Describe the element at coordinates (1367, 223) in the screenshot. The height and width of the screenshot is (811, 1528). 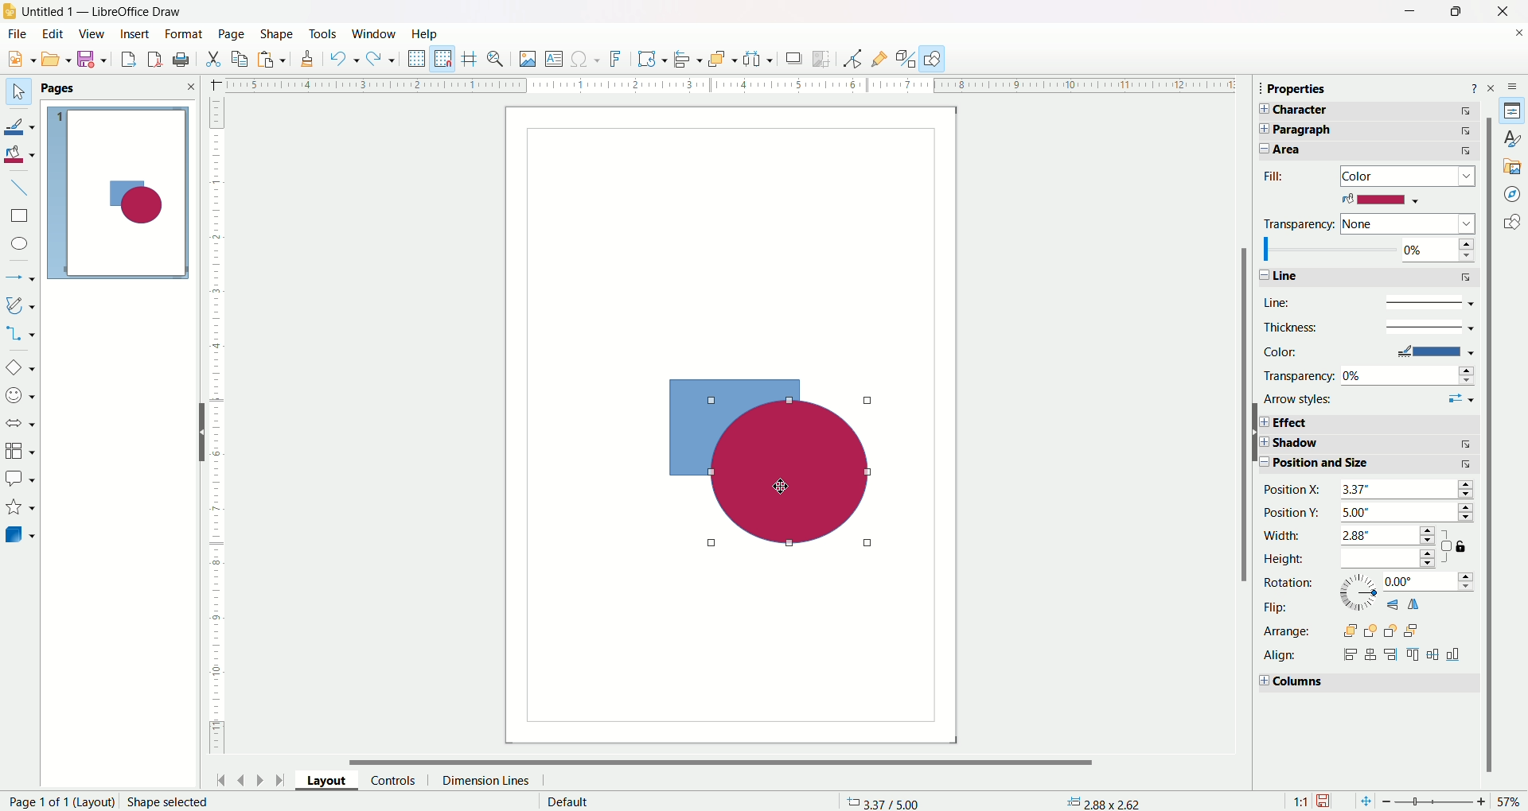
I see `transparency` at that location.